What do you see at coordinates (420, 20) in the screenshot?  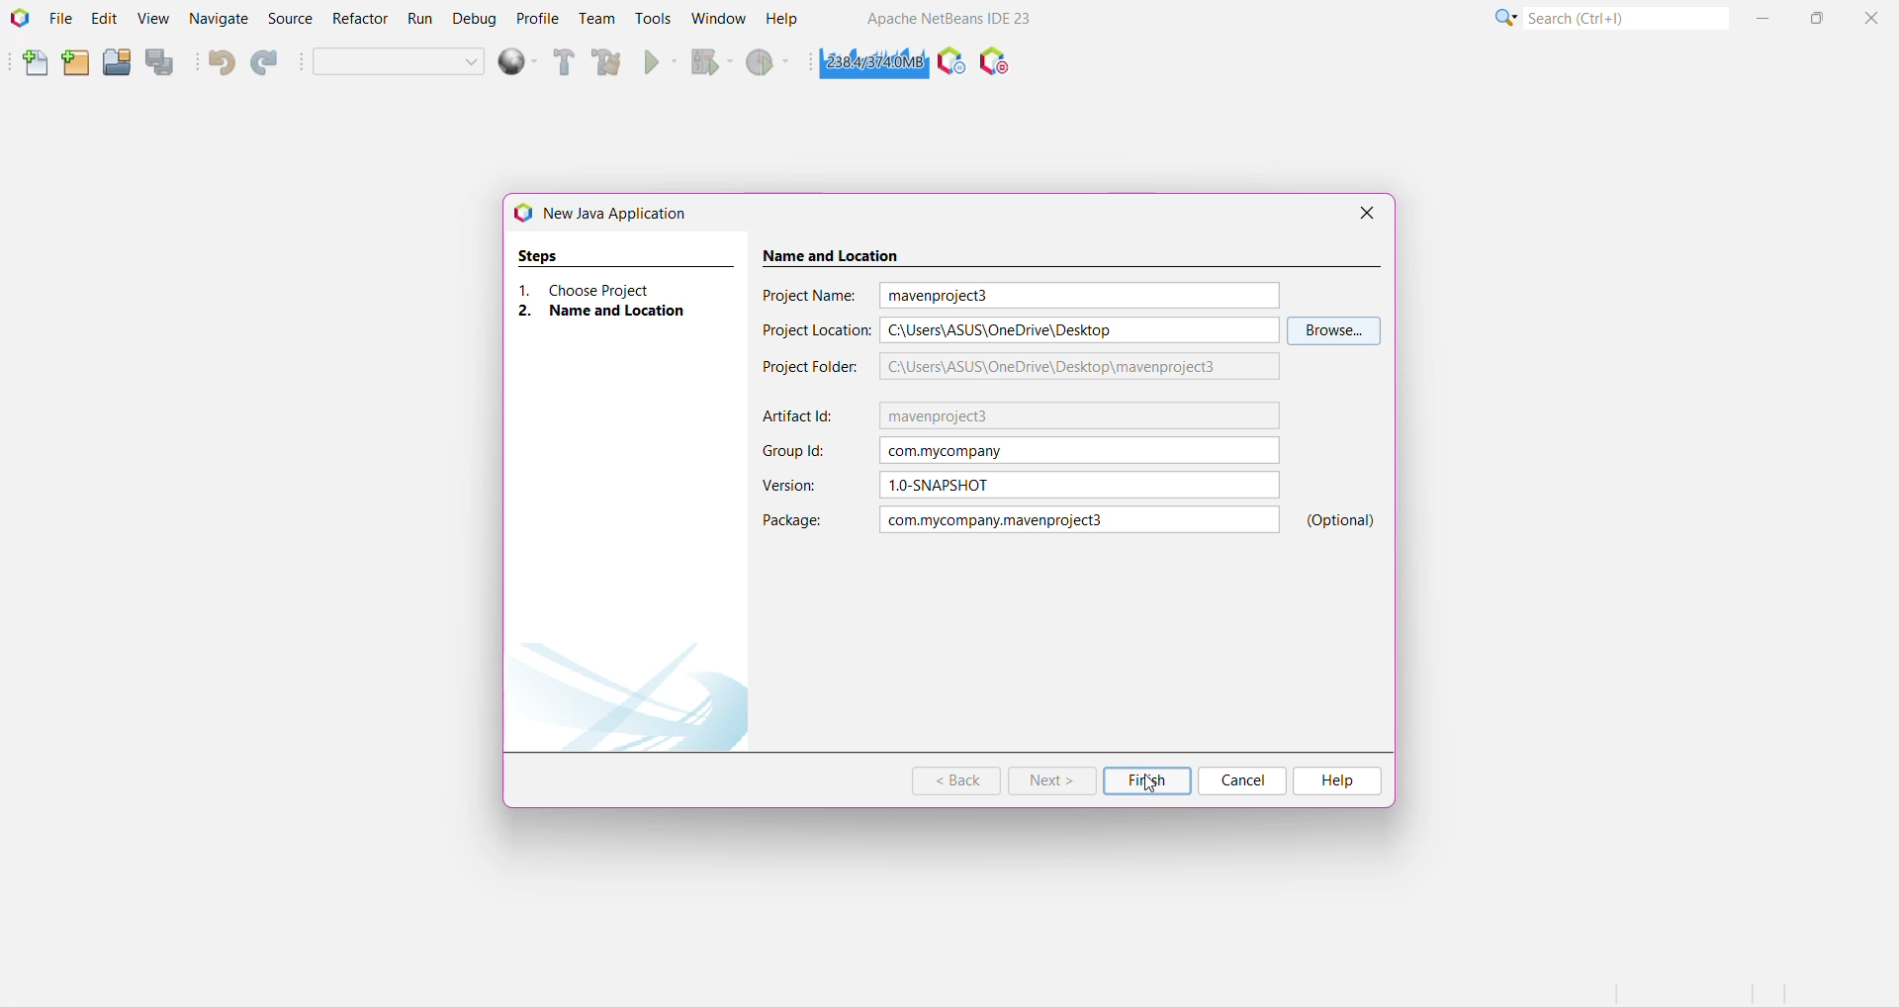 I see `Run` at bounding box center [420, 20].